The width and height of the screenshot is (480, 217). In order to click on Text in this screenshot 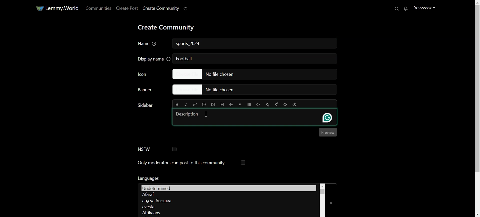, I will do `click(148, 178)`.